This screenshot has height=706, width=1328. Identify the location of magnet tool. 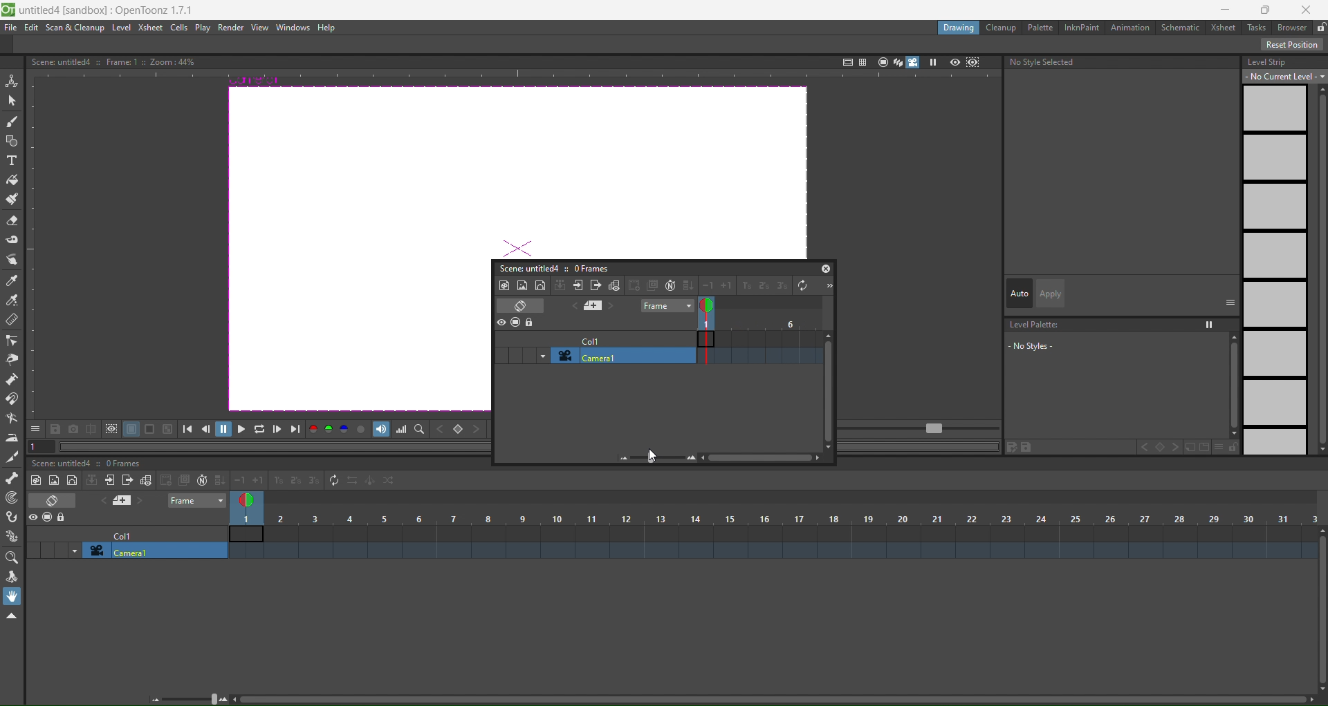
(12, 398).